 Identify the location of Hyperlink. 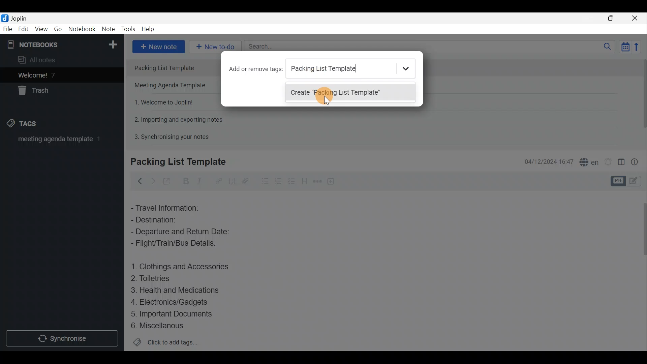
(217, 180).